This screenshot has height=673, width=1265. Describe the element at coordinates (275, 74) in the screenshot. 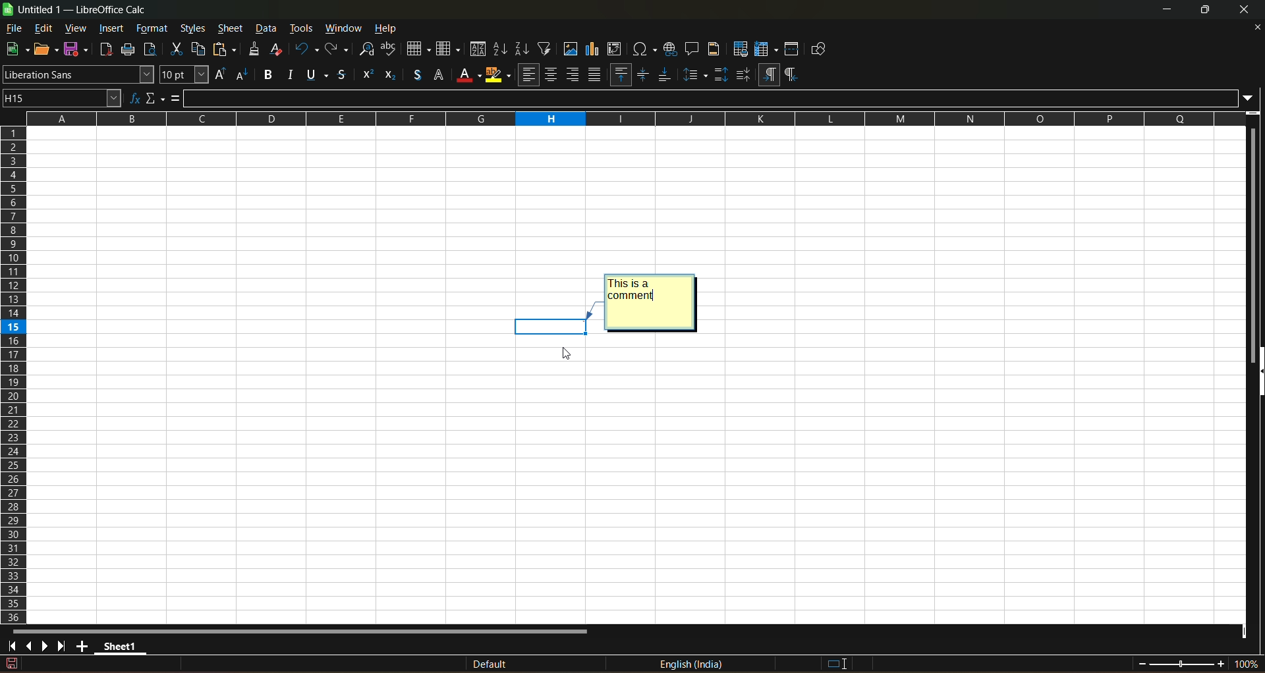

I see `underlinr` at that location.